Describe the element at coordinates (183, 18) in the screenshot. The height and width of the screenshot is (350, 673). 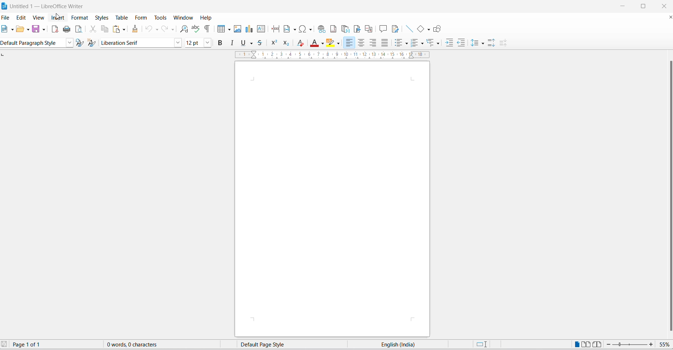
I see `window` at that location.